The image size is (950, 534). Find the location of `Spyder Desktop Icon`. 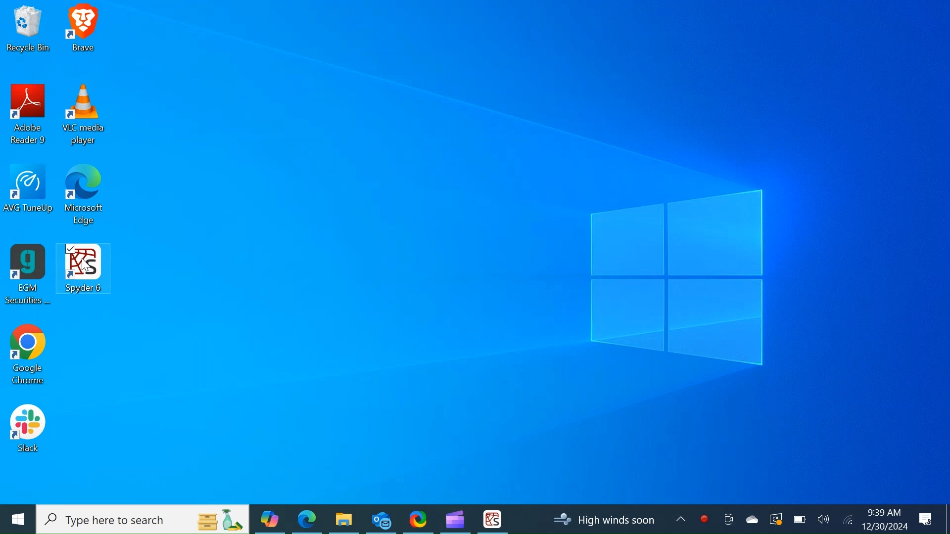

Spyder Desktop Icon is located at coordinates (84, 270).